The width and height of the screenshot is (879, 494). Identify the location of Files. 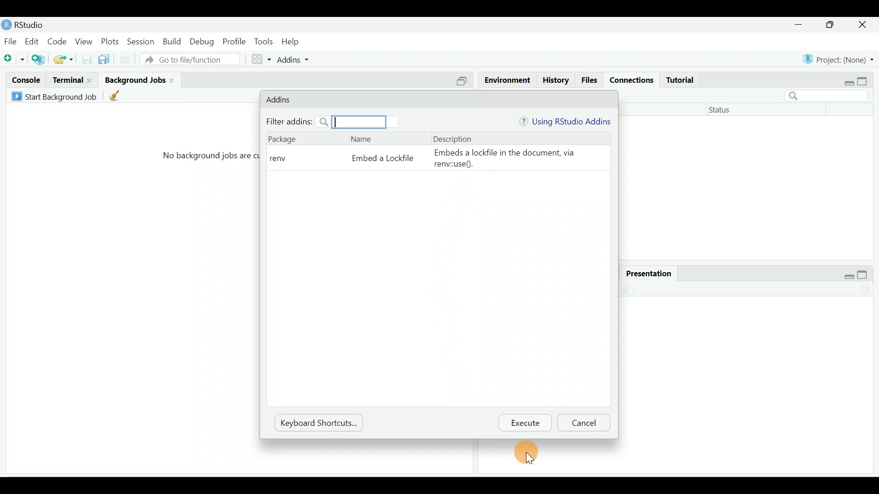
(590, 80).